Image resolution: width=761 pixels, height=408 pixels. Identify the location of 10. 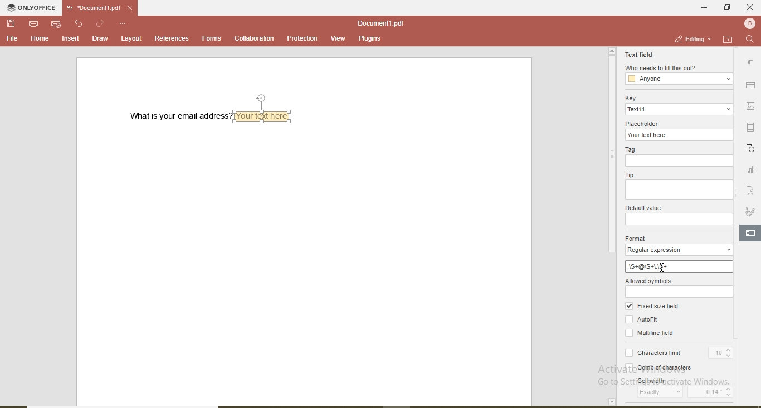
(721, 351).